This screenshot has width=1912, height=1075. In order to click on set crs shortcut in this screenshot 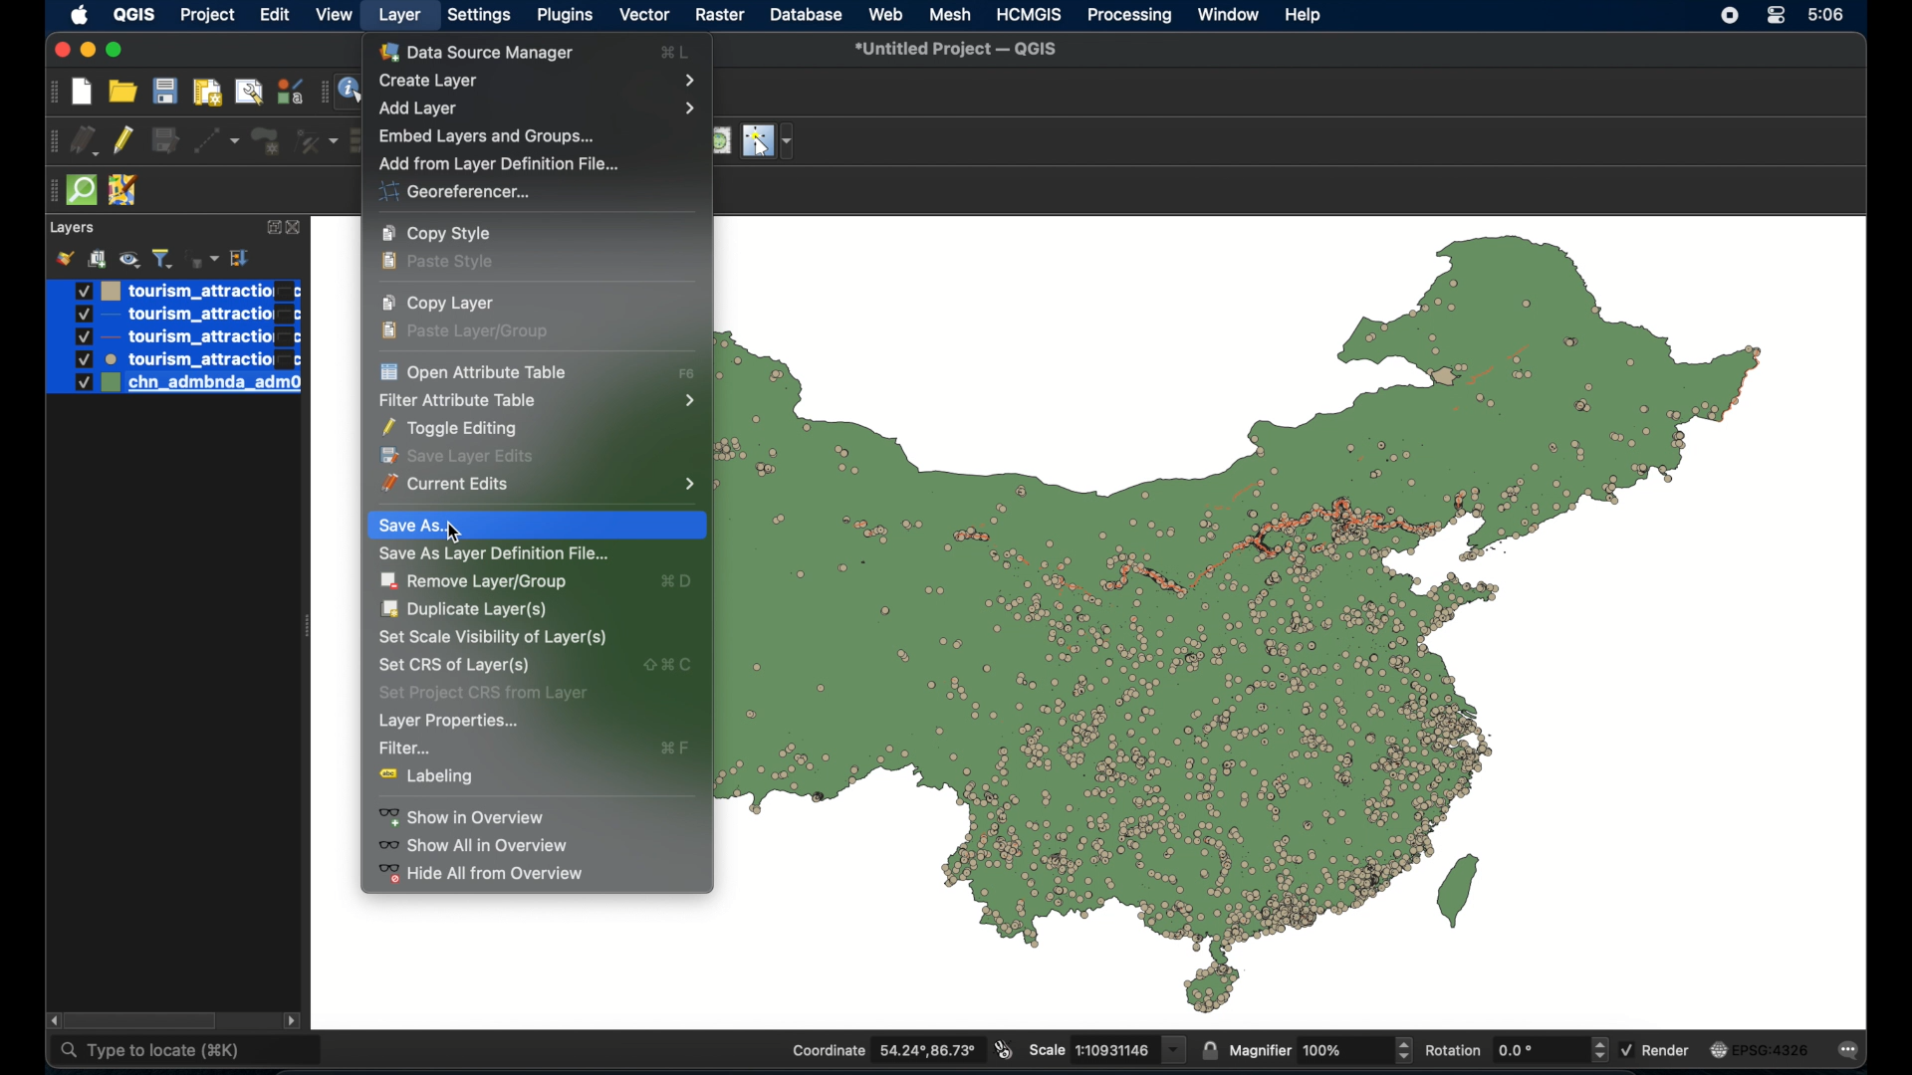, I will do `click(666, 666)`.